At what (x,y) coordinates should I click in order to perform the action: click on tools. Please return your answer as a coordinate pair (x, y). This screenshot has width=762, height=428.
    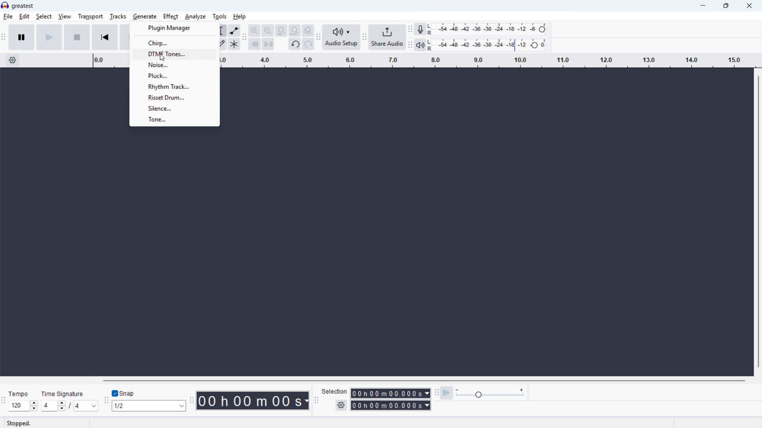
    Looking at the image, I should click on (219, 17).